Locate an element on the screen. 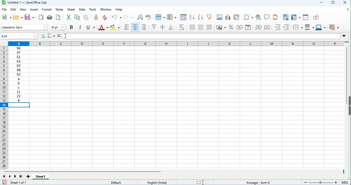  Indicates standard selection is located at coordinates (200, 182).